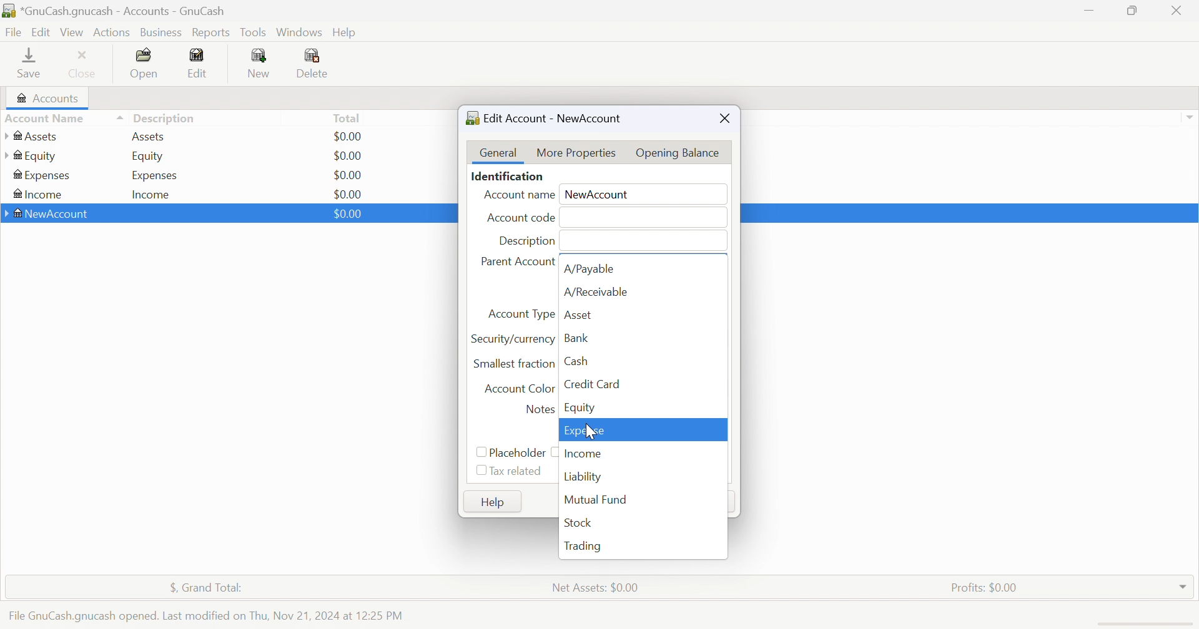 Image resolution: width=1199 pixels, height=629 pixels. Describe the element at coordinates (513, 339) in the screenshot. I see `Security/currency` at that location.